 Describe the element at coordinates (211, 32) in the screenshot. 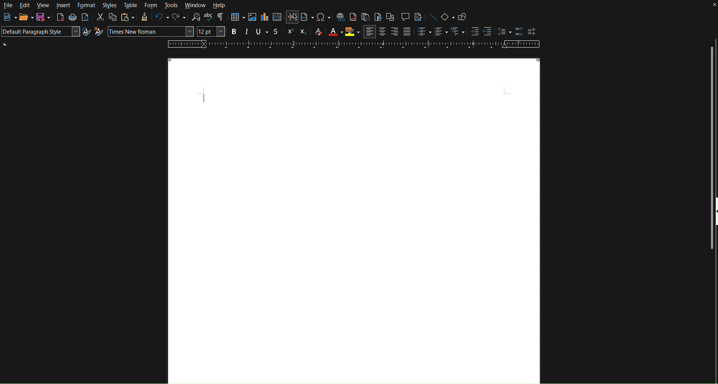

I see `Font Size - 12pt` at that location.